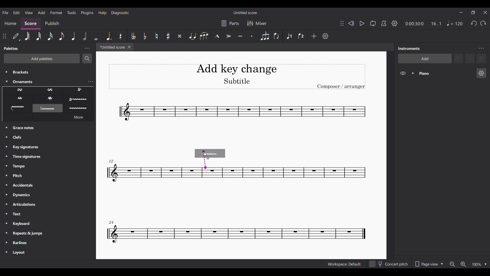  What do you see at coordinates (458, 59) in the screenshot?
I see `Move up` at bounding box center [458, 59].